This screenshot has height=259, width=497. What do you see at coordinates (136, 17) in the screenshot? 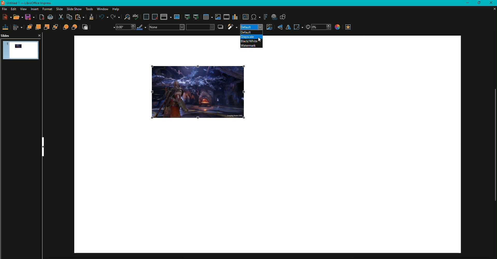
I see `Spelling` at bounding box center [136, 17].